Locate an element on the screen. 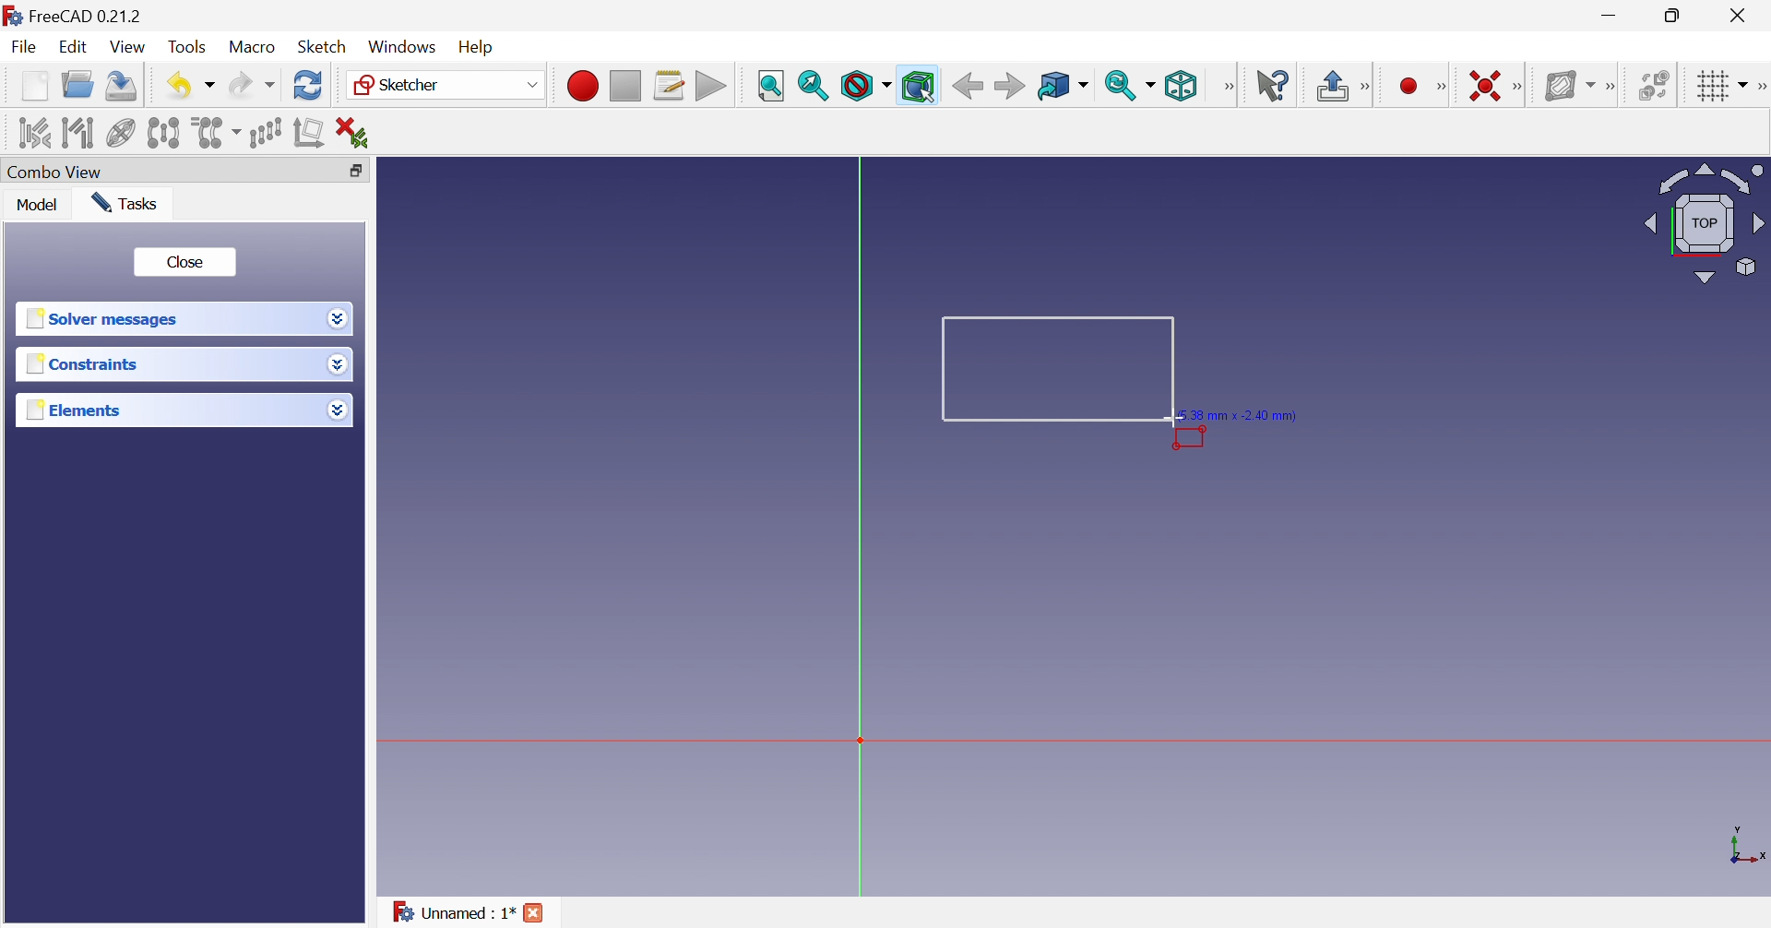 The width and height of the screenshot is (1771, 928). canvas is located at coordinates (1029, 659).